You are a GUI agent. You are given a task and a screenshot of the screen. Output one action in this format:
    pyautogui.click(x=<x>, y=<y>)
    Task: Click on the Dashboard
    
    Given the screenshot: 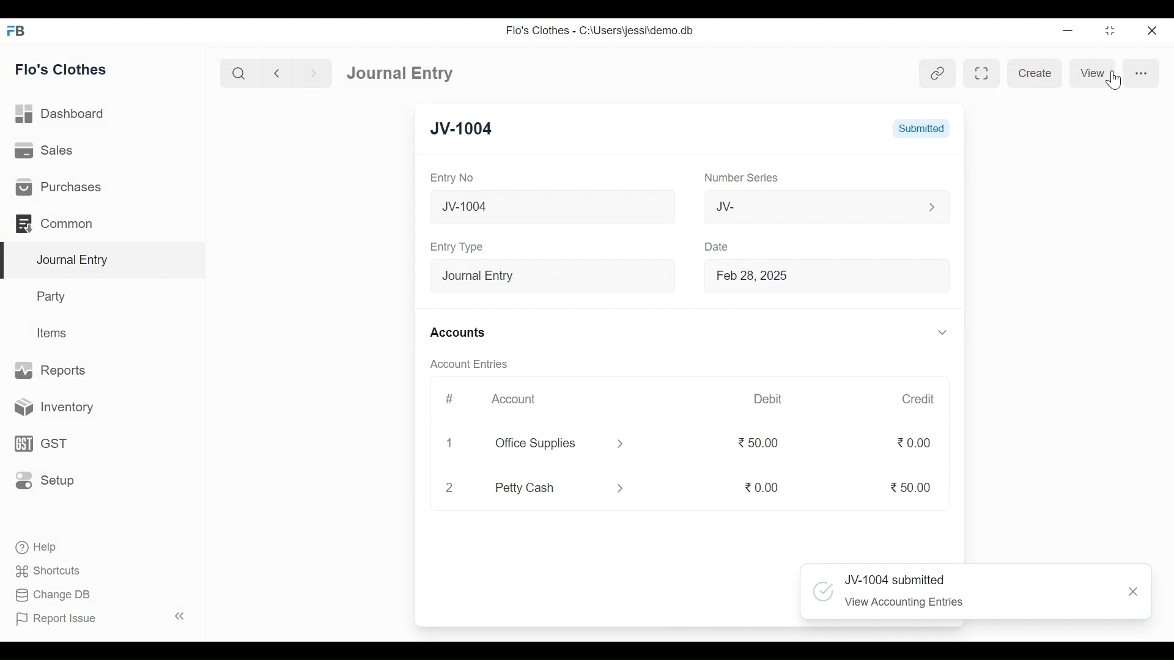 What is the action you would take?
    pyautogui.click(x=61, y=113)
    